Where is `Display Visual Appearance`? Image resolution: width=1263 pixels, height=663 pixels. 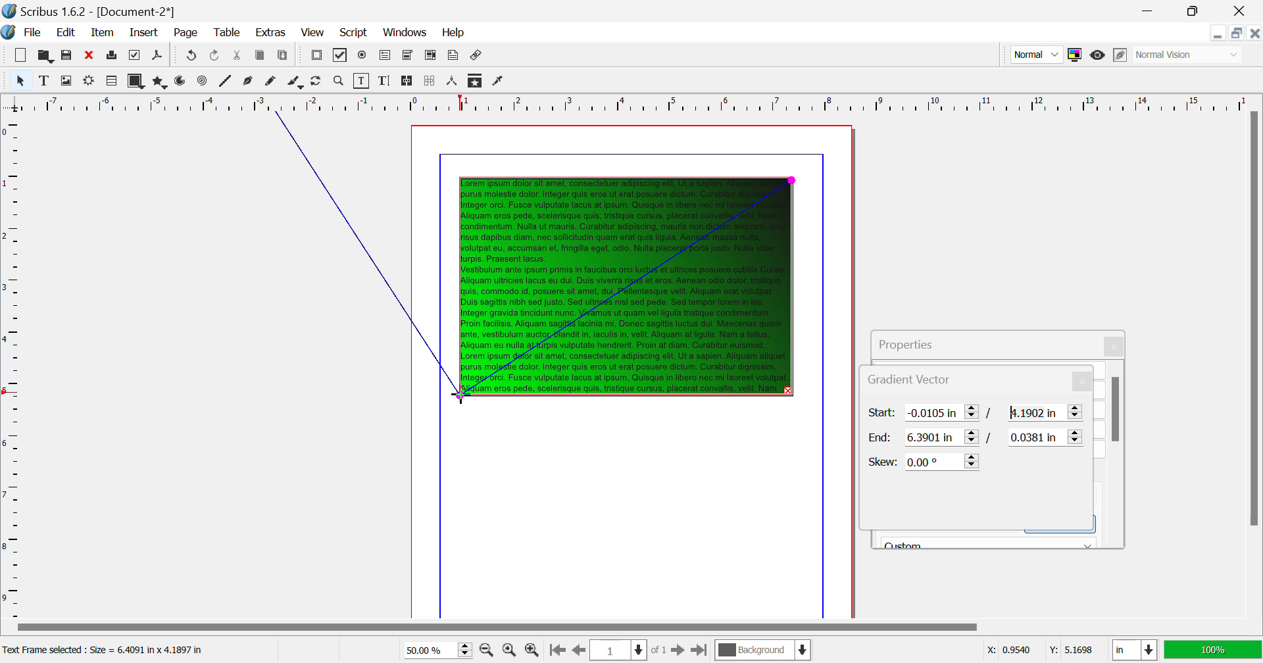 Display Visual Appearance is located at coordinates (1189, 55).